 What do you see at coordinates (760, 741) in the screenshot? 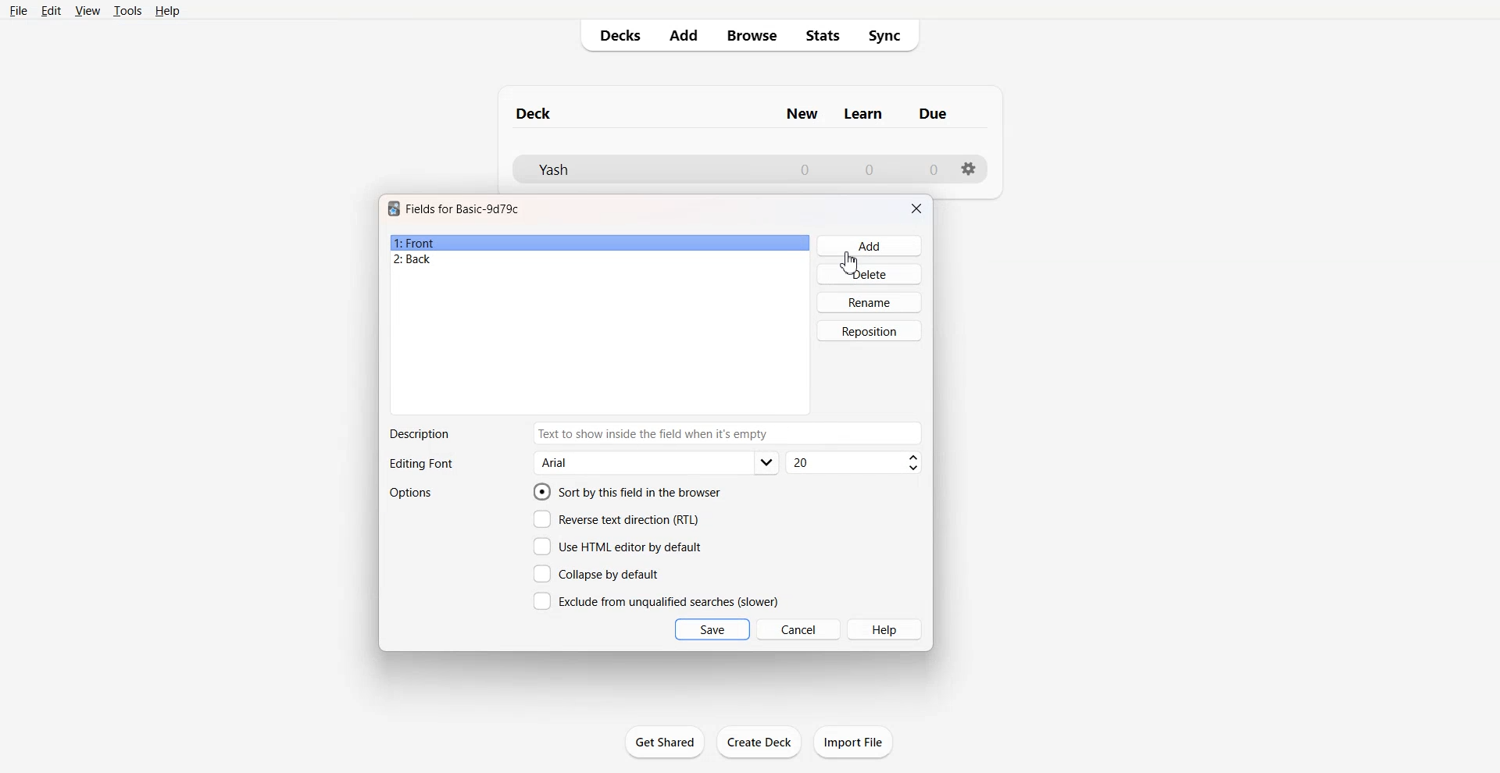
I see `Create Deck` at bounding box center [760, 741].